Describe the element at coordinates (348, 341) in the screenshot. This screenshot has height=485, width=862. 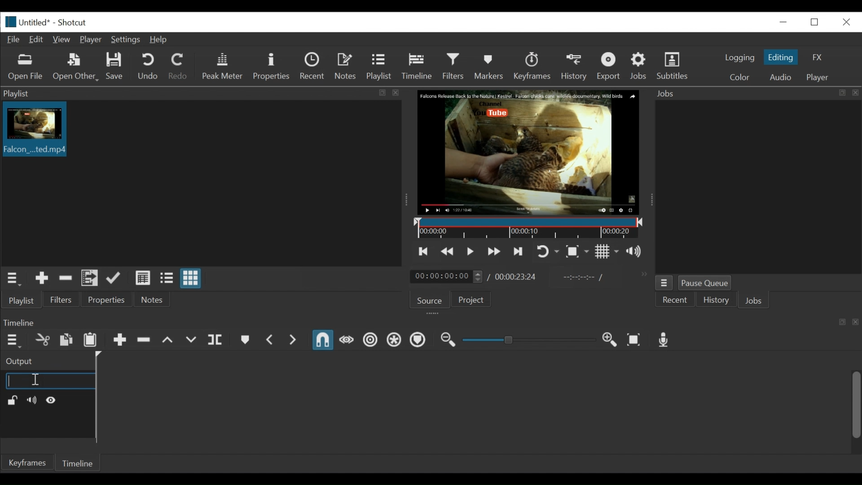
I see `Scrub while dragging` at that location.